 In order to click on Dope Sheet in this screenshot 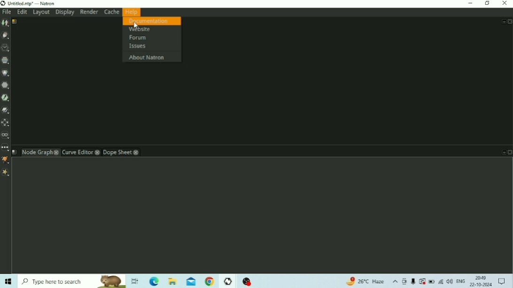, I will do `click(121, 152)`.